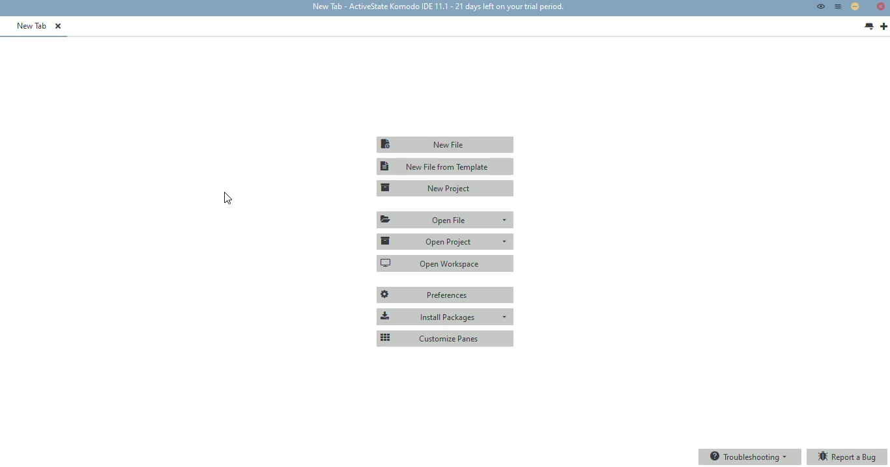 The image size is (890, 467). Describe the element at coordinates (446, 263) in the screenshot. I see `open workspace` at that location.